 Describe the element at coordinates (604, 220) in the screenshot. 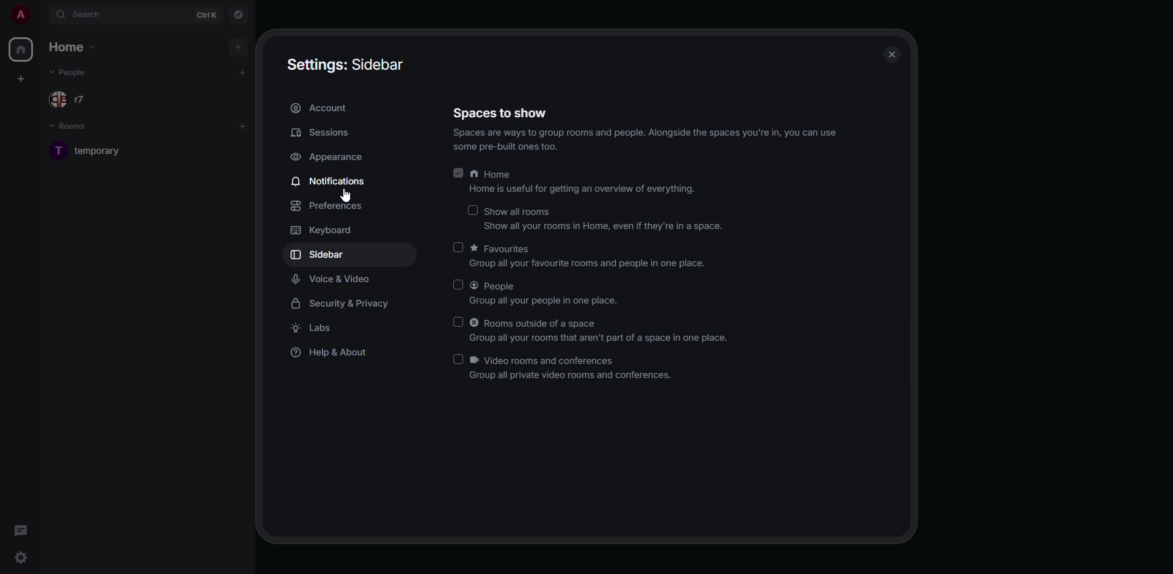

I see `show all rooms` at that location.